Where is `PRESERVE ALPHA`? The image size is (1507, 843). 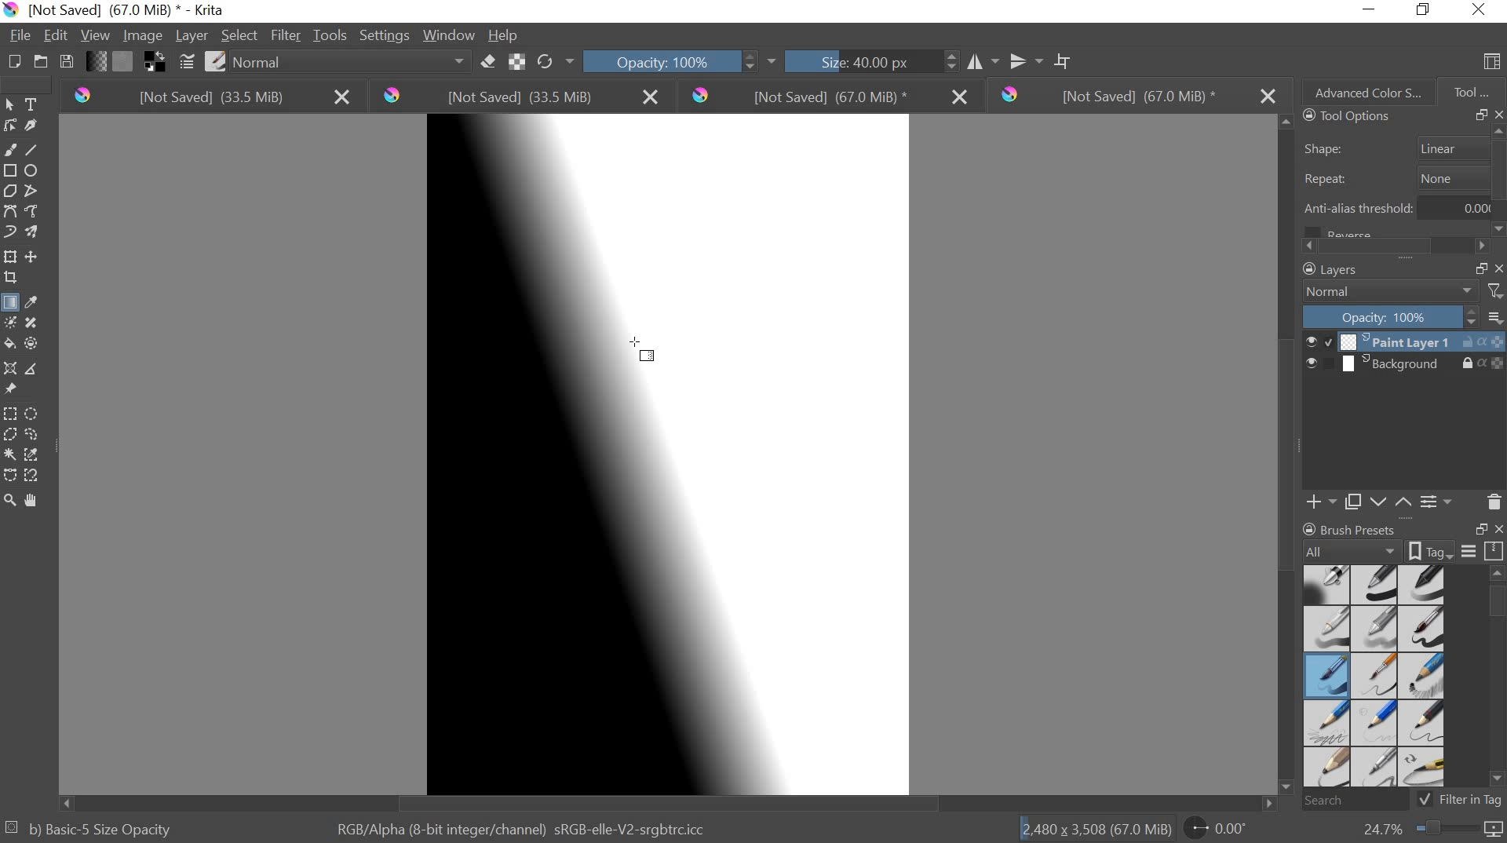 PRESERVE ALPHA is located at coordinates (519, 62).